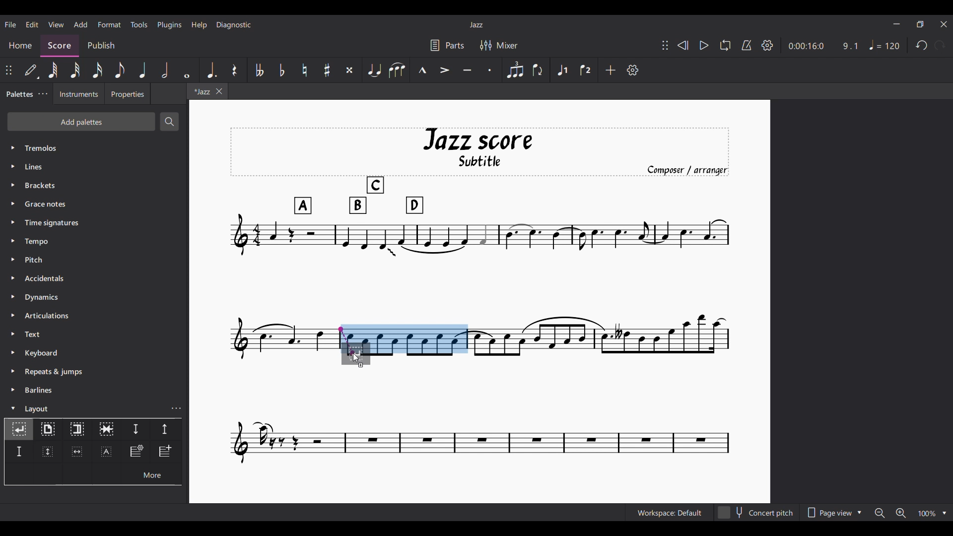 The image size is (953, 536). Describe the element at coordinates (397, 70) in the screenshot. I see `Slur` at that location.